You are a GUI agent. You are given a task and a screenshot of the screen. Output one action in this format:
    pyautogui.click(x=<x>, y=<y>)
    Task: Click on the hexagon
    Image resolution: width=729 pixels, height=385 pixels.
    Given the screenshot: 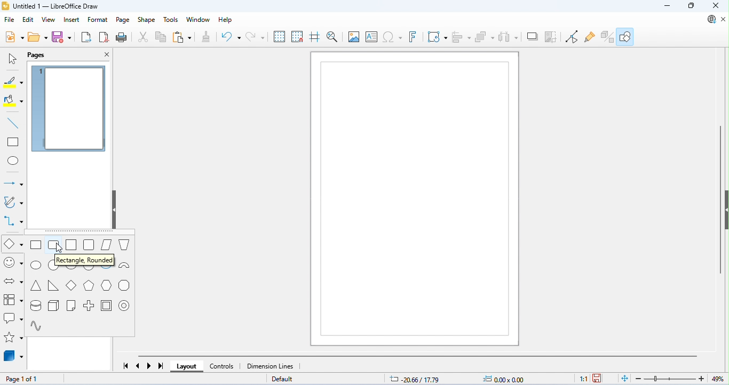 What is the action you would take?
    pyautogui.click(x=106, y=285)
    